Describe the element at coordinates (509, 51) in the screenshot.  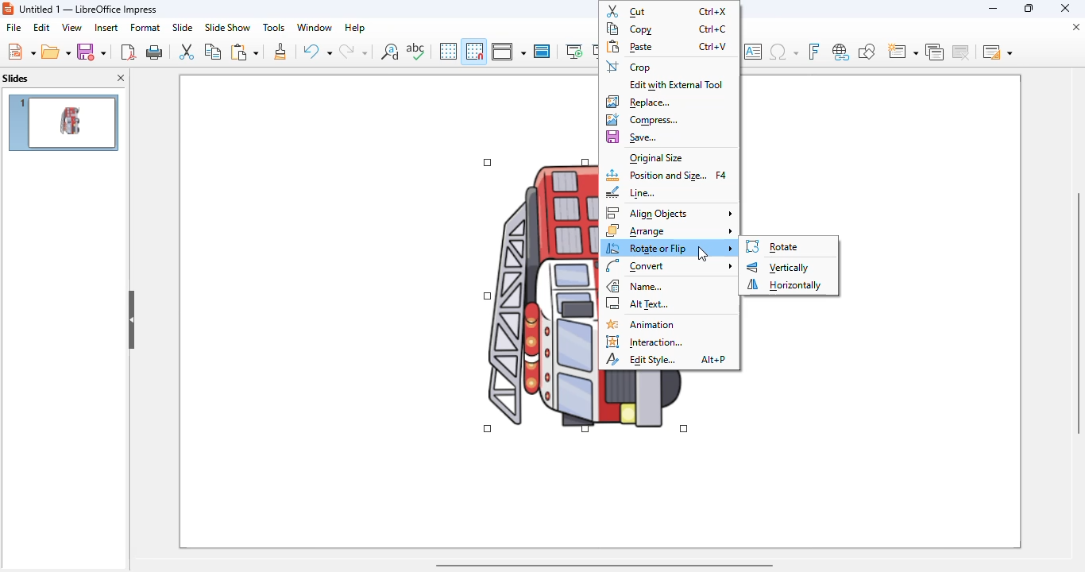
I see `display views` at that location.